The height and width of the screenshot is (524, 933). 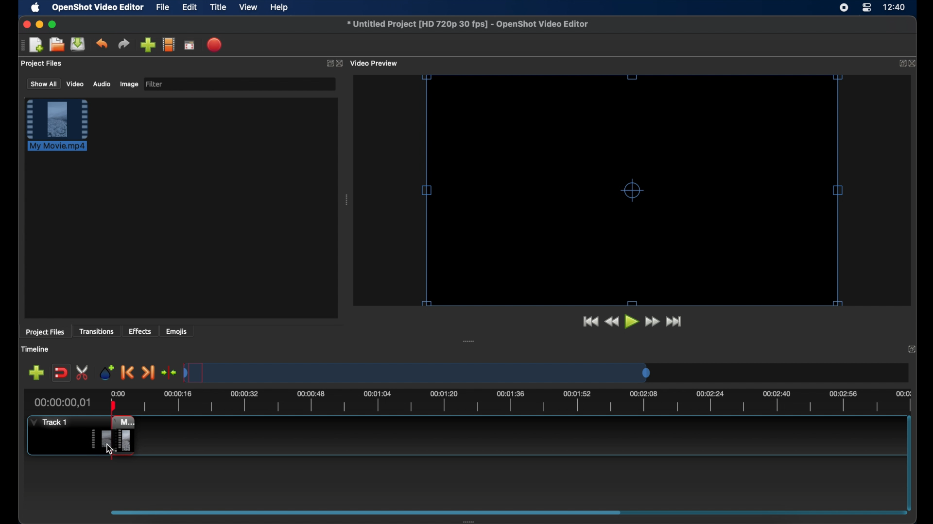 What do you see at coordinates (215, 45) in the screenshot?
I see `export video` at bounding box center [215, 45].